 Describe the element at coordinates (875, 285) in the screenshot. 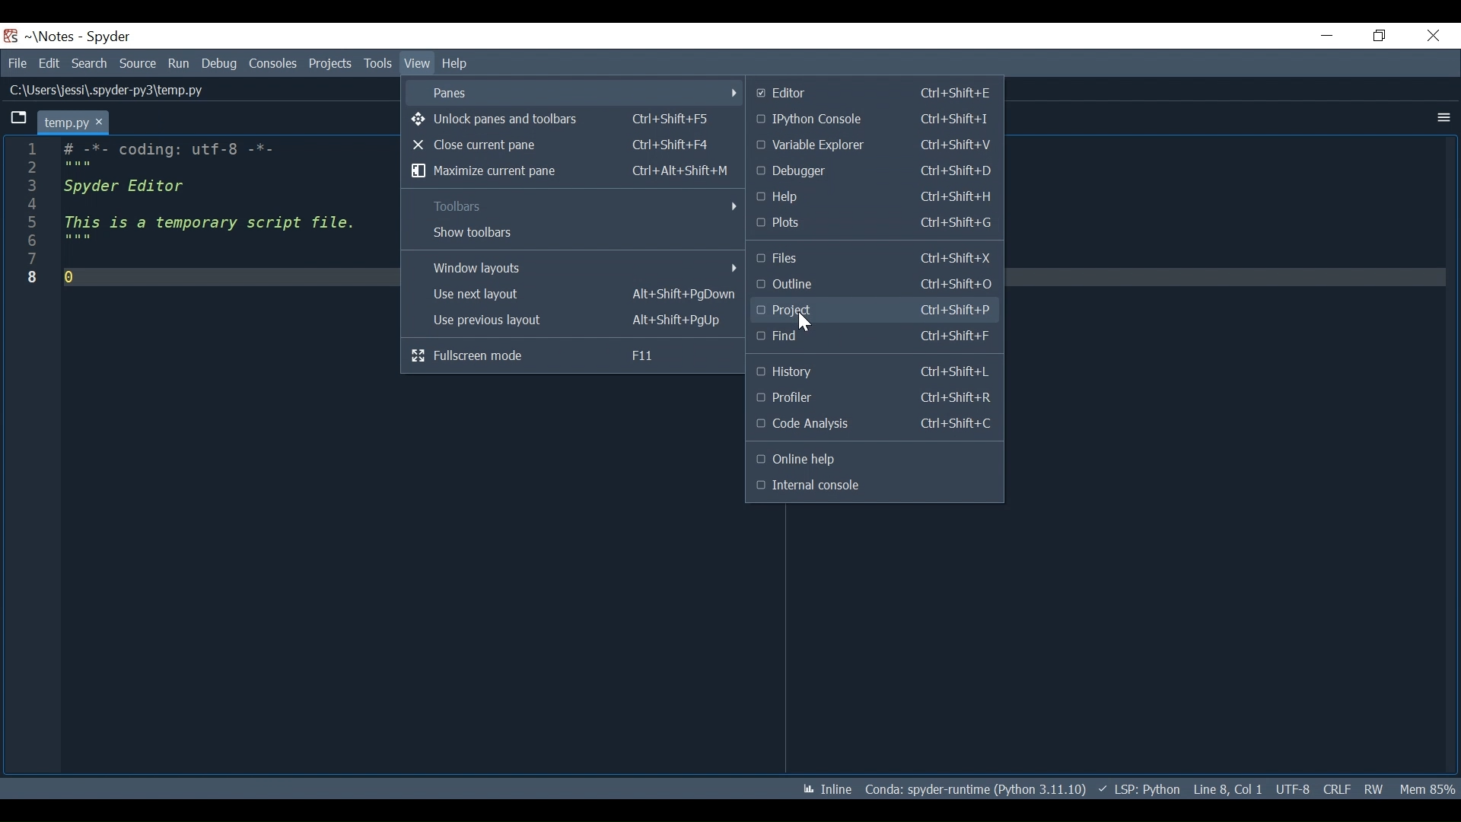

I see `Outline` at that location.